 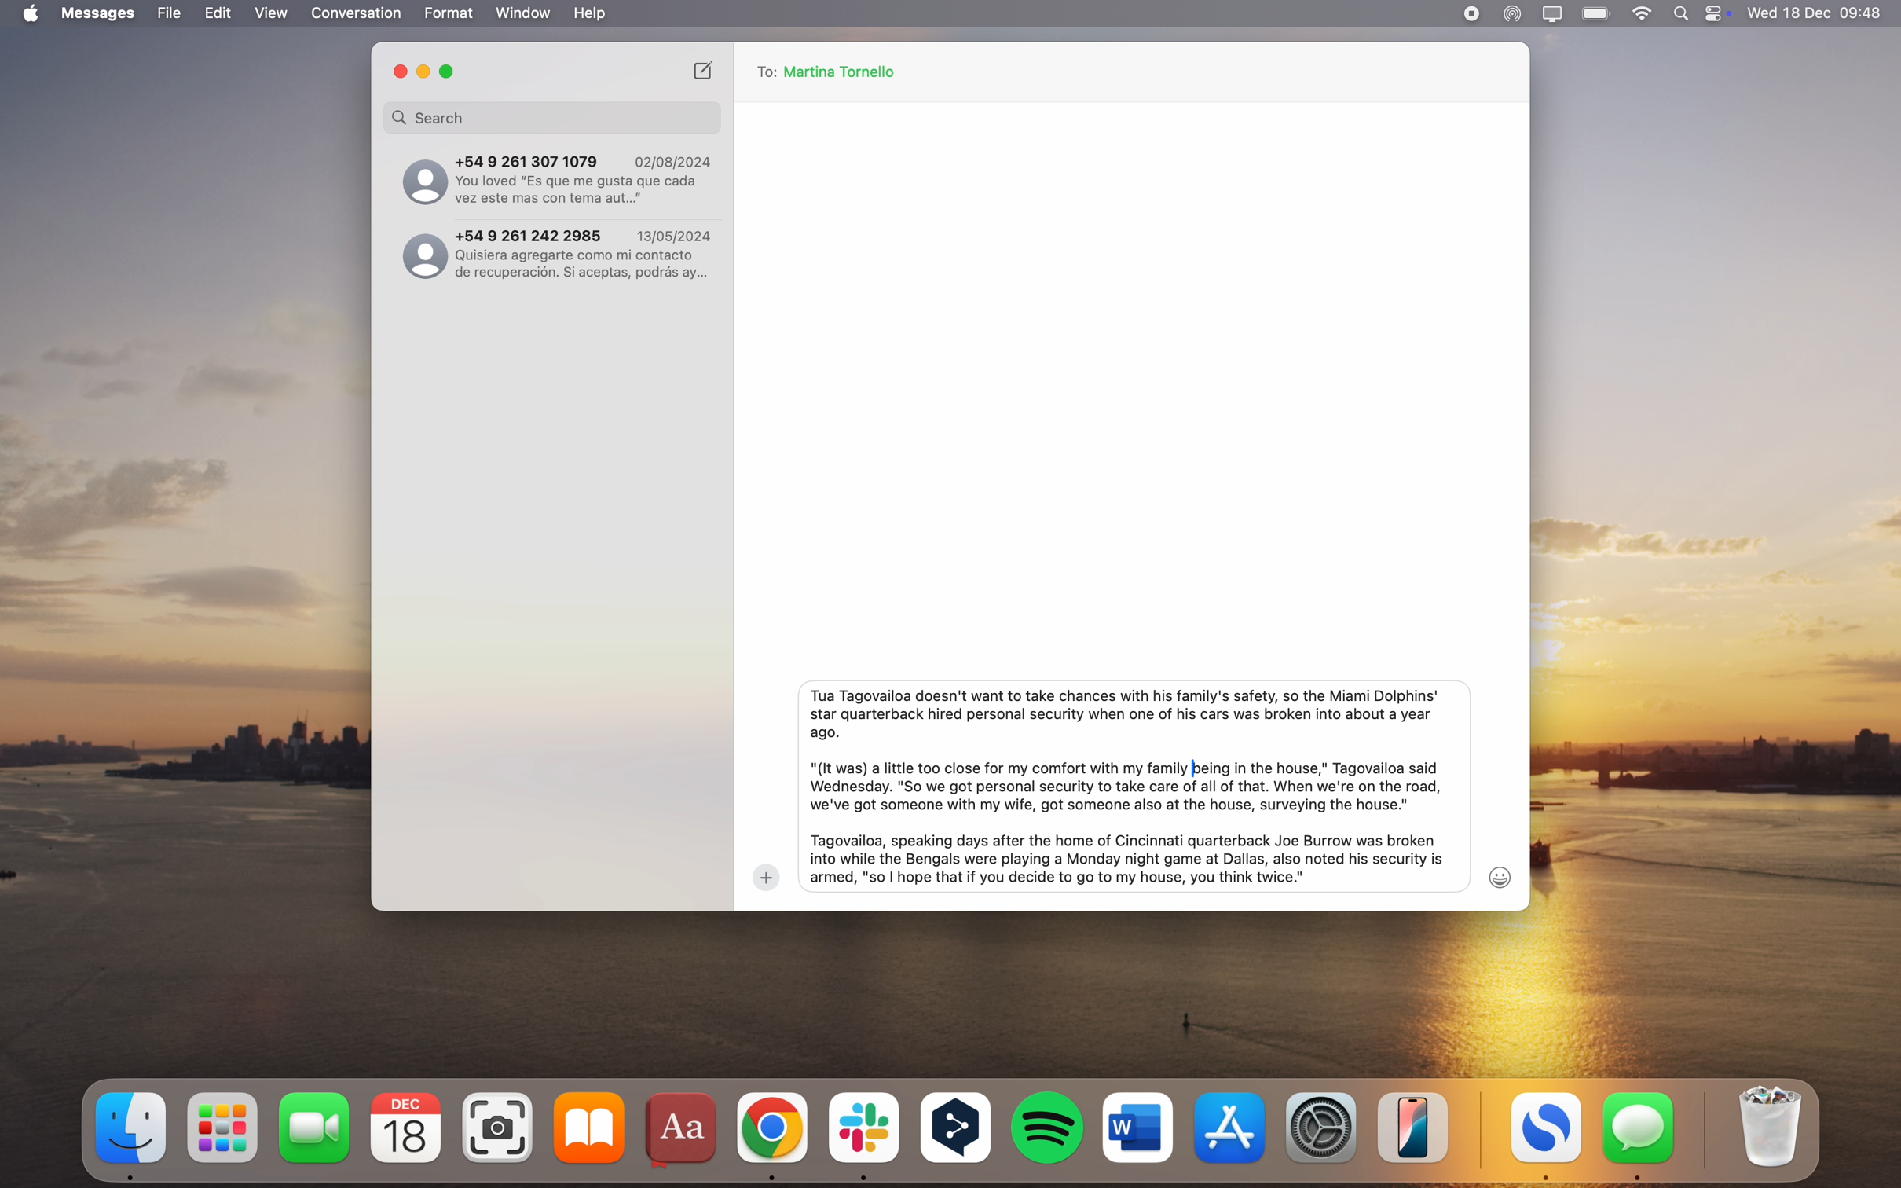 I want to click on messages, so click(x=101, y=13).